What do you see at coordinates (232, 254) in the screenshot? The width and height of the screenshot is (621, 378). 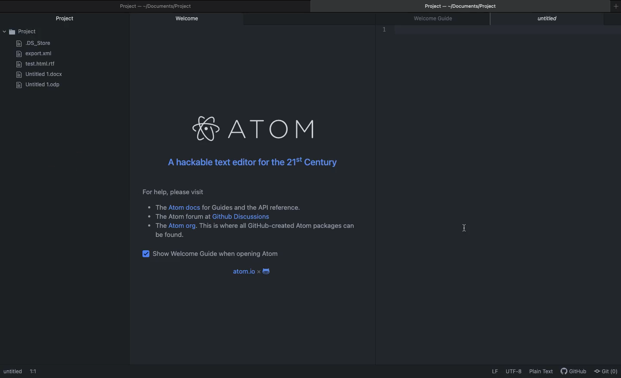 I see `® Show Welcome Guide when opening Atom` at bounding box center [232, 254].